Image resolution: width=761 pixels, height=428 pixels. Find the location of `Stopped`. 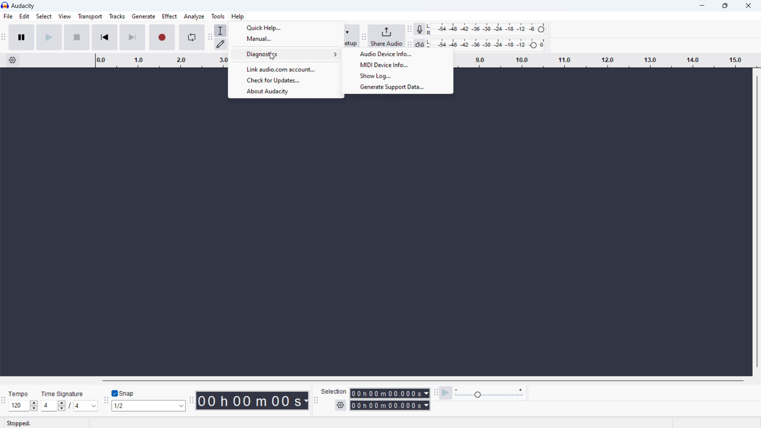

Stopped is located at coordinates (19, 423).